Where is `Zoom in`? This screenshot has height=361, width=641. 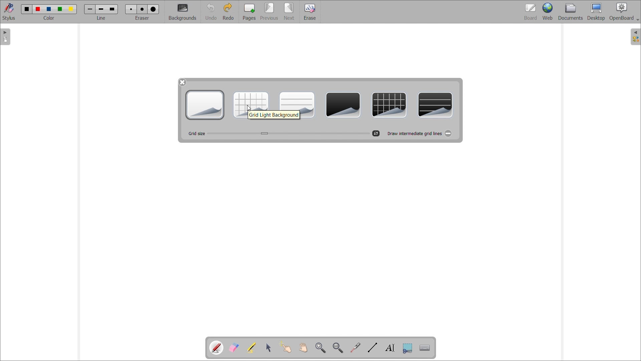 Zoom in is located at coordinates (320, 348).